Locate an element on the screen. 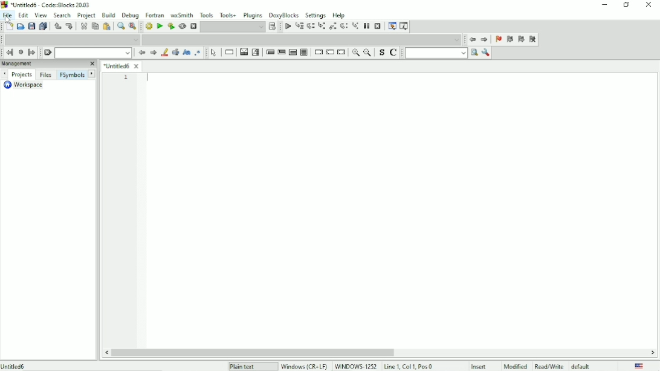  Selected text is located at coordinates (176, 53).